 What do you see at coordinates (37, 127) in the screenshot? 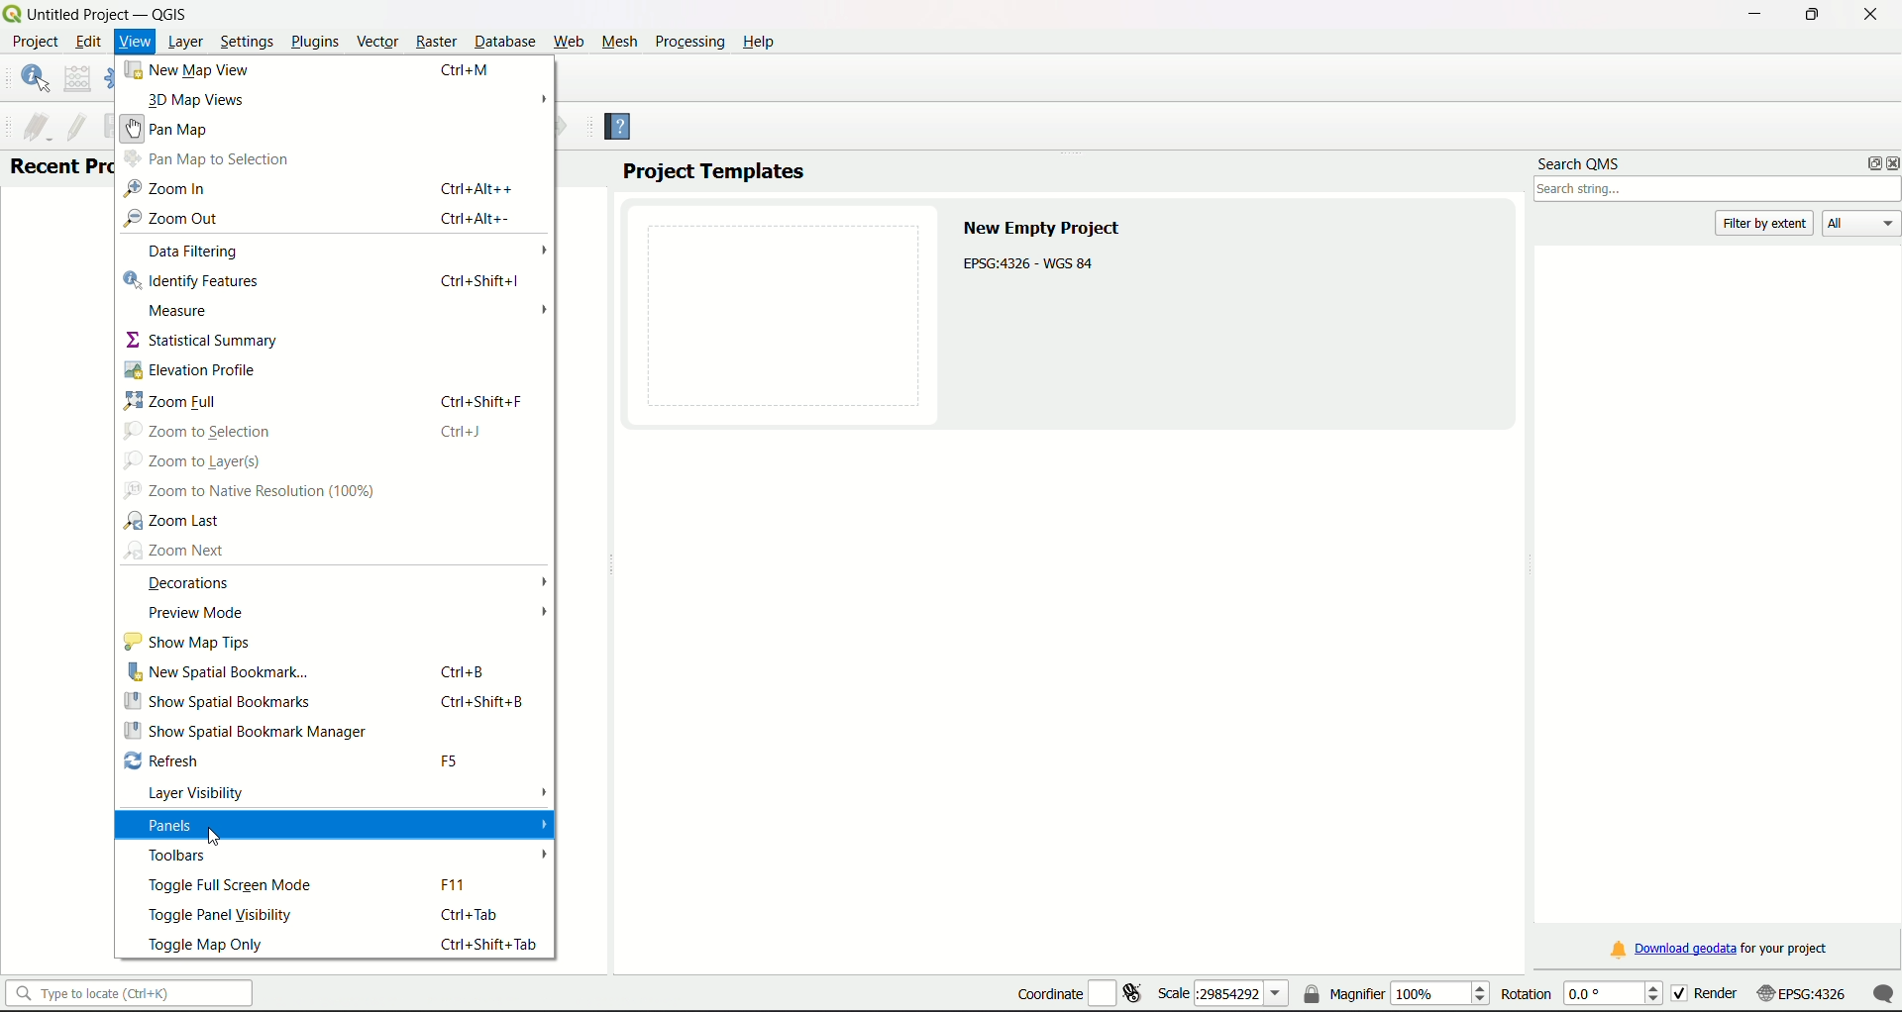
I see `current edit` at bounding box center [37, 127].